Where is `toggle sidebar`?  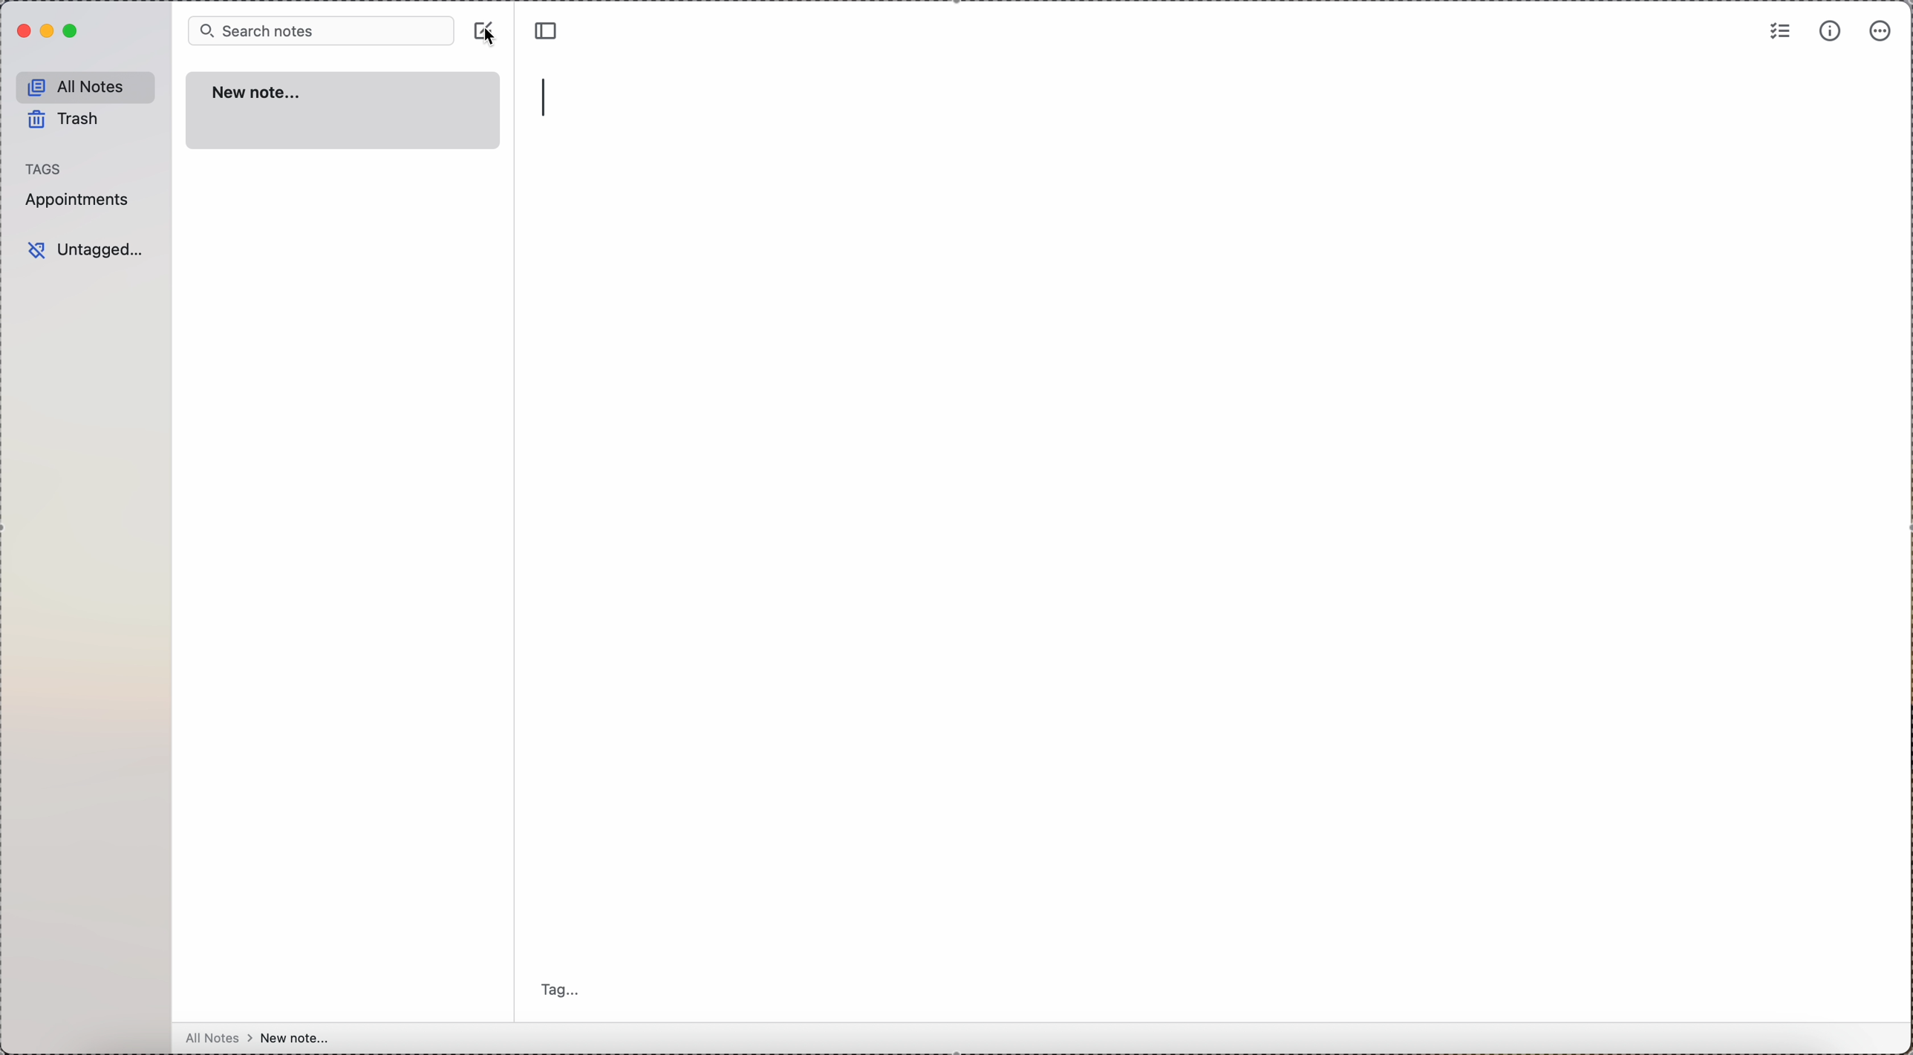 toggle sidebar is located at coordinates (547, 32).